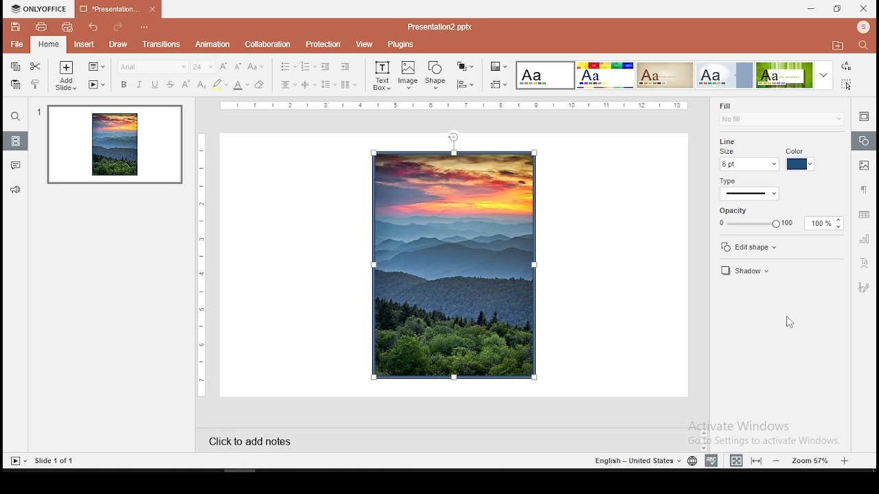 This screenshot has width=879, height=494. I want to click on vertical alignment, so click(308, 84).